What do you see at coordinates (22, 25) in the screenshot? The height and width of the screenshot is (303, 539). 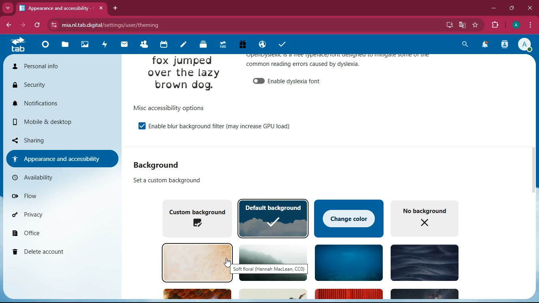 I see `forward` at bounding box center [22, 25].